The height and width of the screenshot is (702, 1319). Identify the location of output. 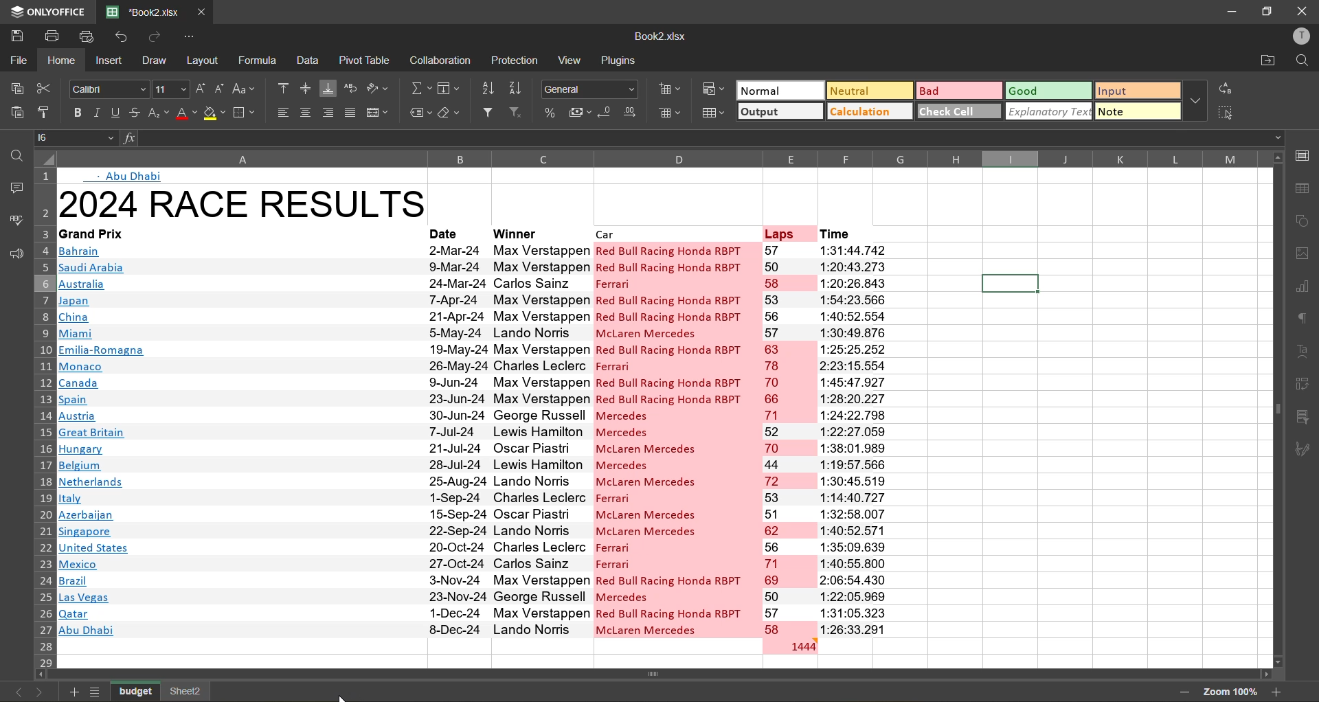
(776, 112).